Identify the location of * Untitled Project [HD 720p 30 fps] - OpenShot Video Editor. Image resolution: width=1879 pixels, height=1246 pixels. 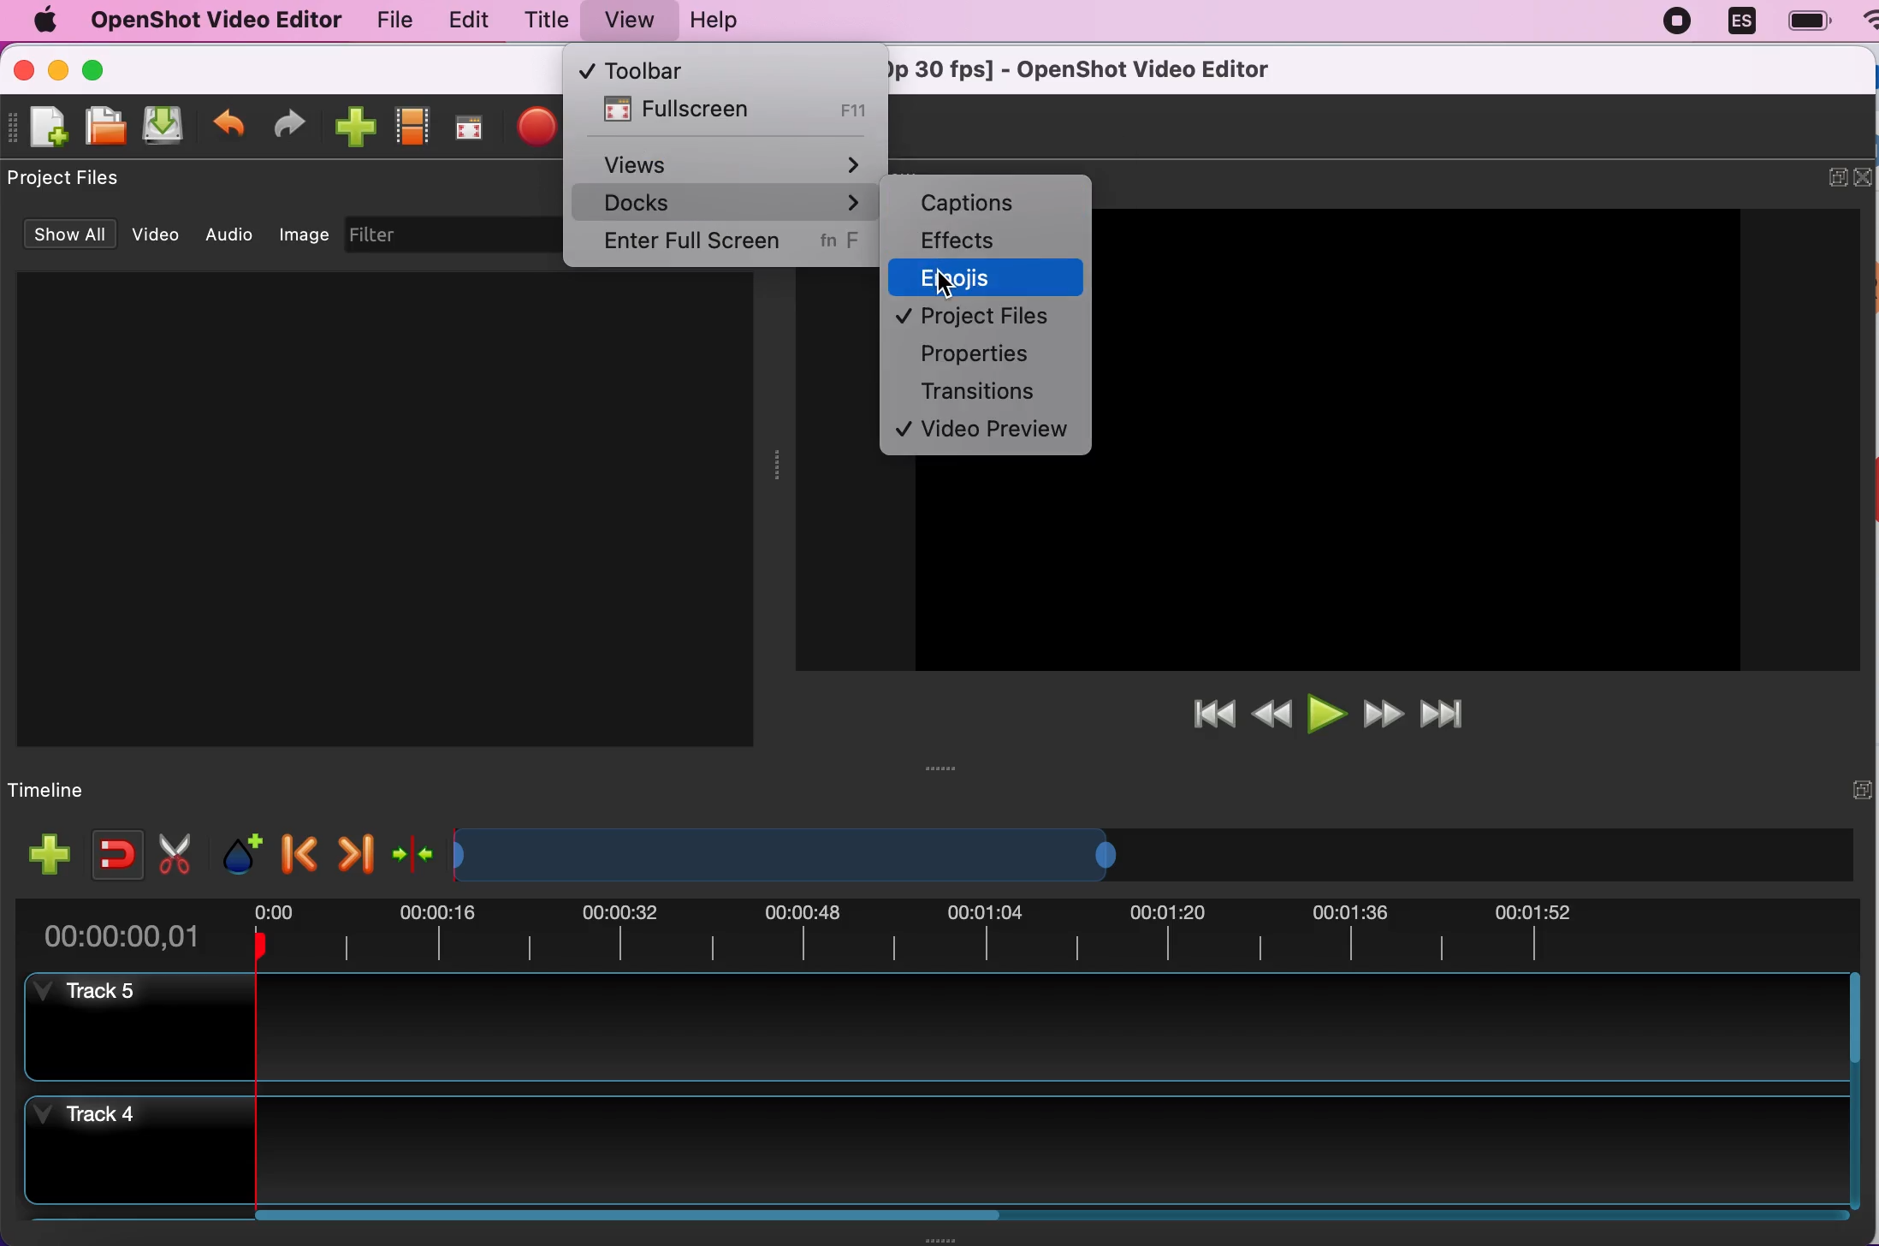
(1100, 68).